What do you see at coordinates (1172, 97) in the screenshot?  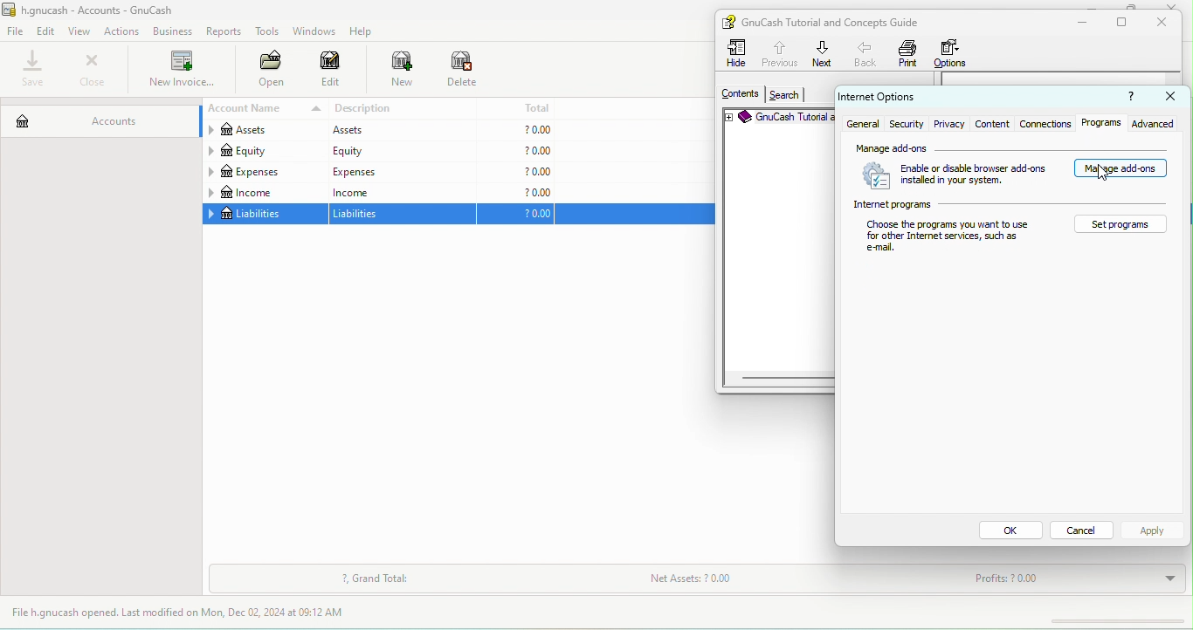 I see `close` at bounding box center [1172, 97].